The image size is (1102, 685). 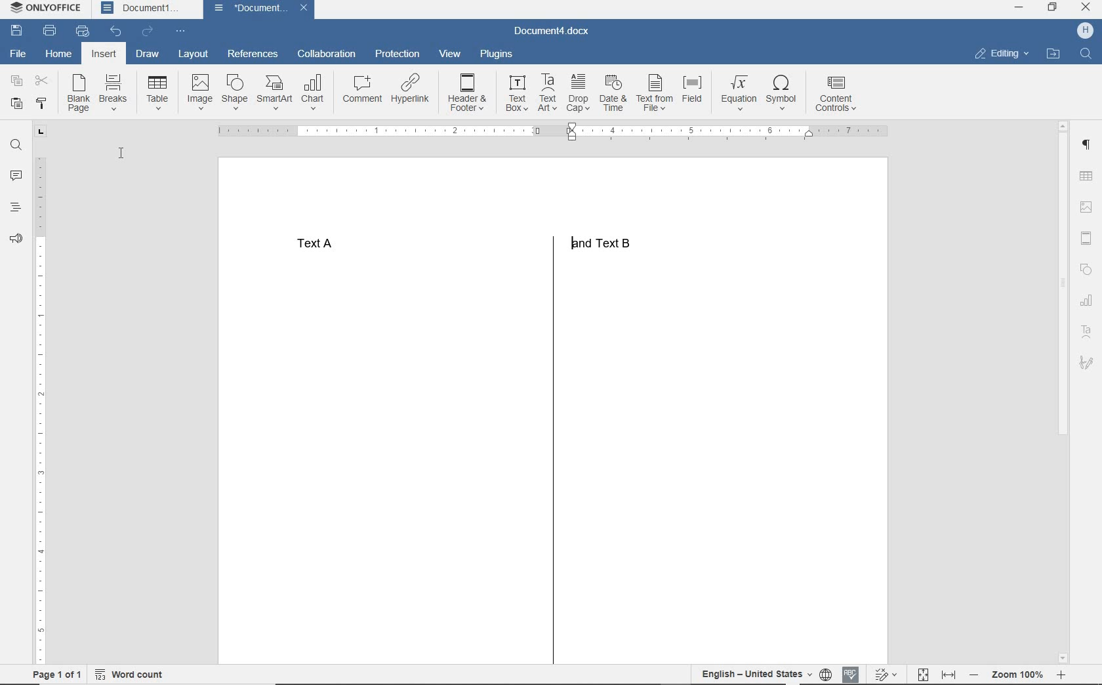 I want to click on QUICK PRINT, so click(x=83, y=32).